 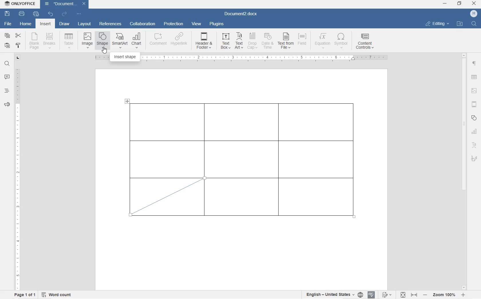 What do you see at coordinates (474, 78) in the screenshot?
I see `table` at bounding box center [474, 78].